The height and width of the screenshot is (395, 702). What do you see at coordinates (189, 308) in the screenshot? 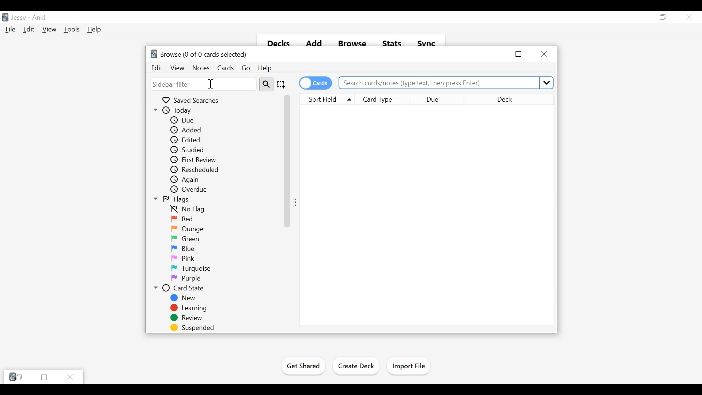
I see `Learning` at bounding box center [189, 308].